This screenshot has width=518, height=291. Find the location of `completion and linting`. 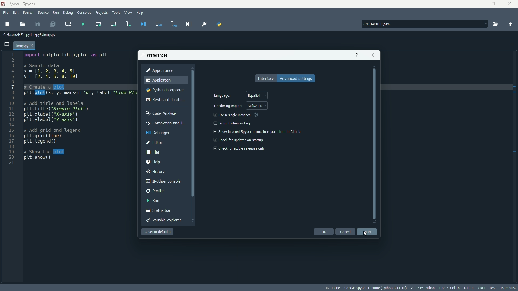

completion and linting is located at coordinates (166, 123).